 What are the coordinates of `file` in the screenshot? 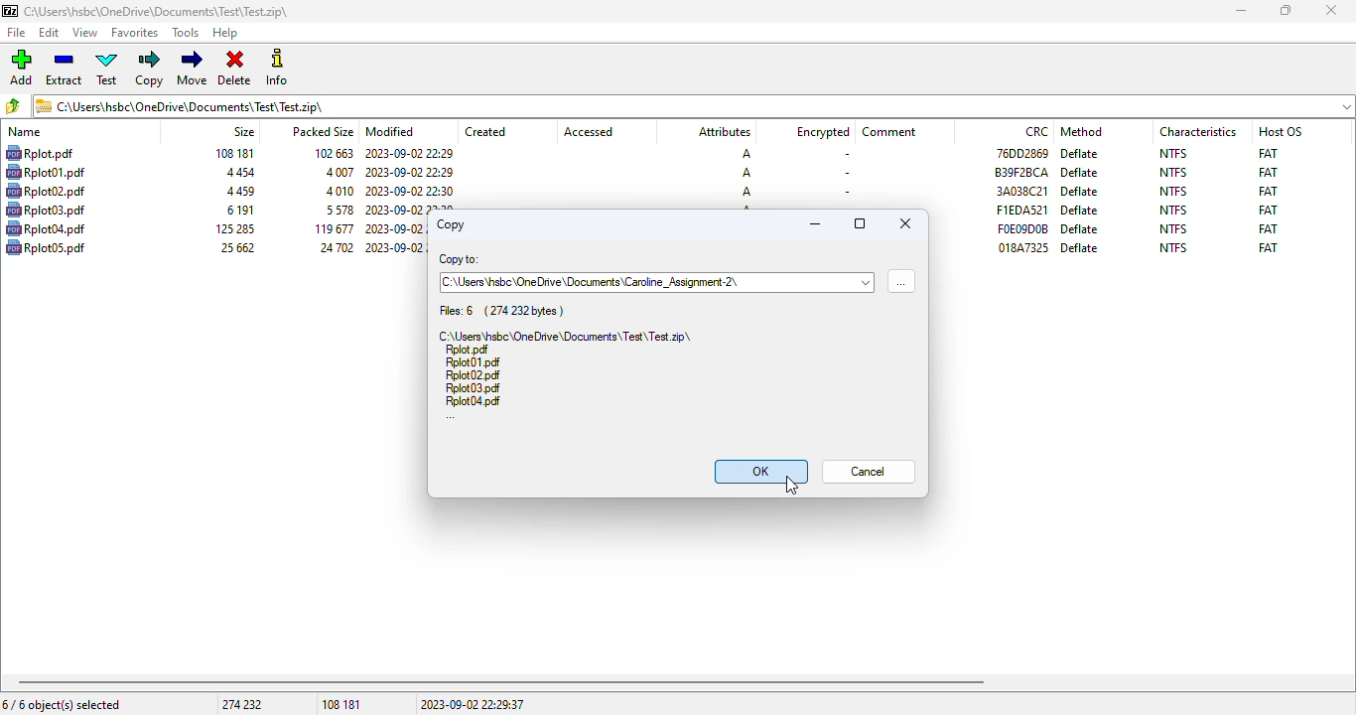 It's located at (474, 401).